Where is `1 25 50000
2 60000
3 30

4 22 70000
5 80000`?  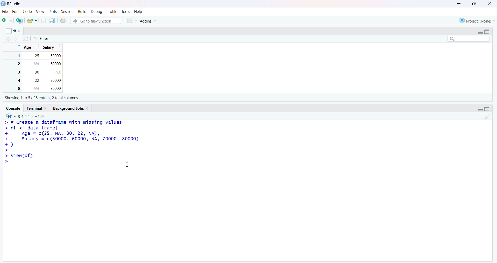
1 25 50000
2 60000
3 30

4 22 70000
5 80000 is located at coordinates (37, 72).